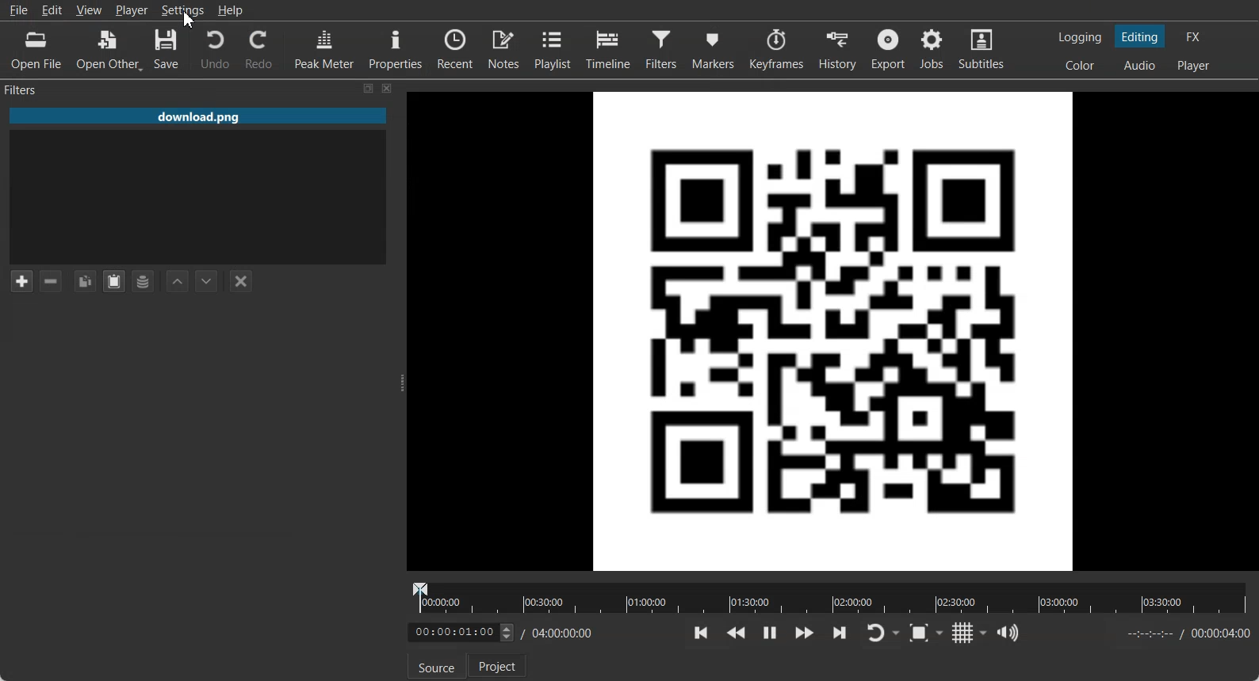  Describe the element at coordinates (84, 281) in the screenshot. I see `Copy Filter` at that location.